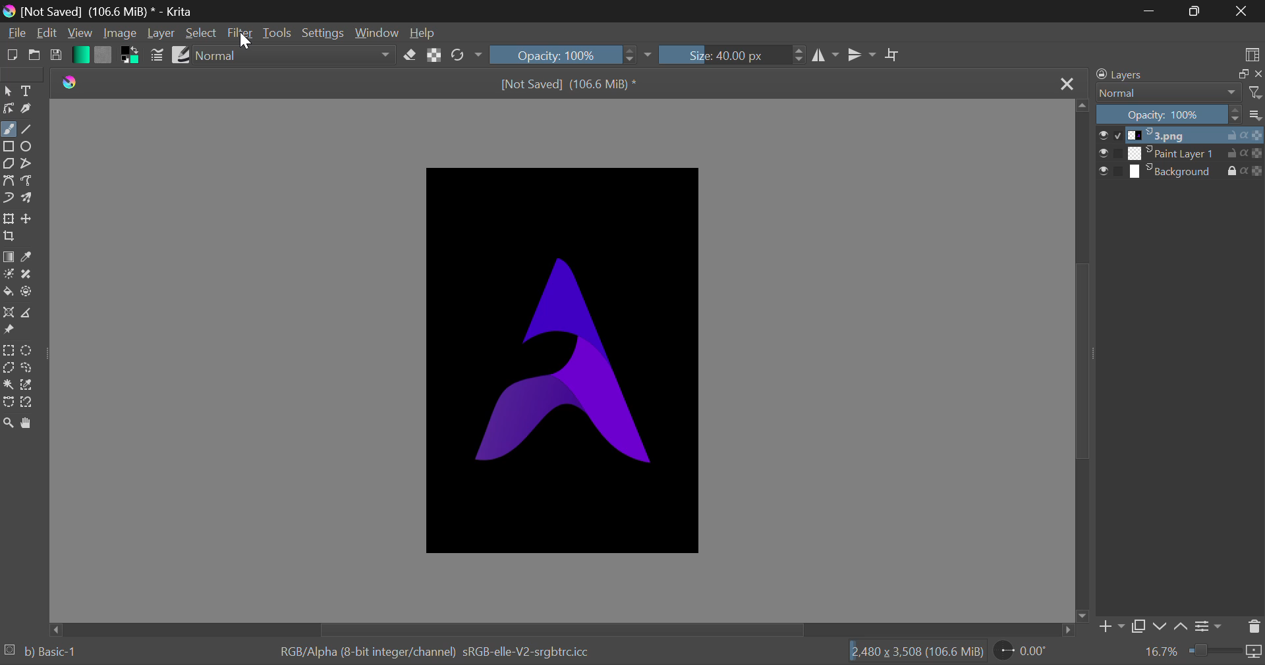 The image size is (1265, 665). Describe the element at coordinates (36, 57) in the screenshot. I see `Open` at that location.